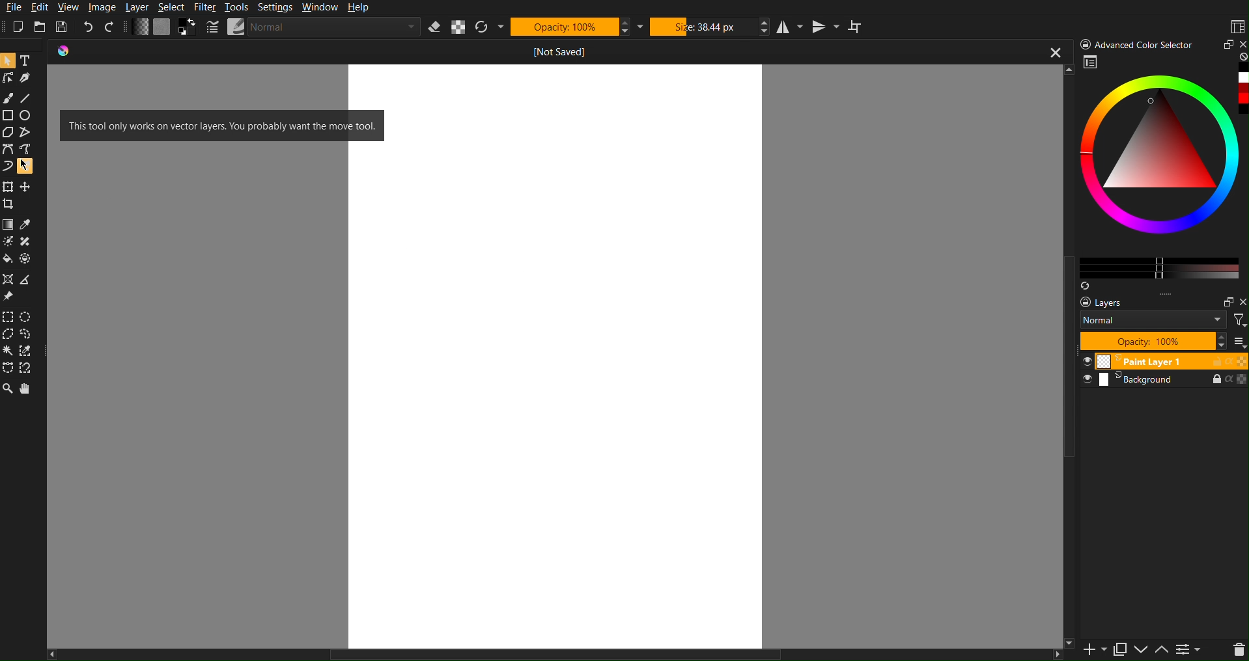  Describe the element at coordinates (110, 27) in the screenshot. I see `Redo` at that location.